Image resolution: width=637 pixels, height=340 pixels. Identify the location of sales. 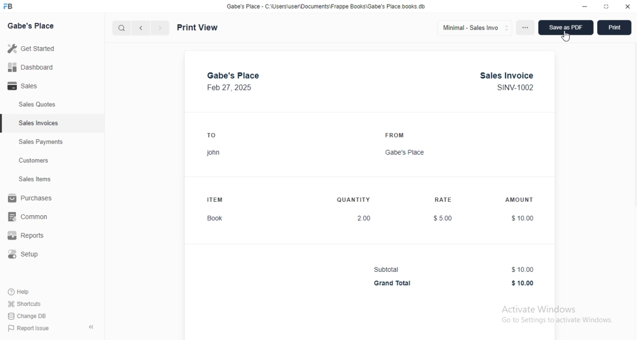
(24, 85).